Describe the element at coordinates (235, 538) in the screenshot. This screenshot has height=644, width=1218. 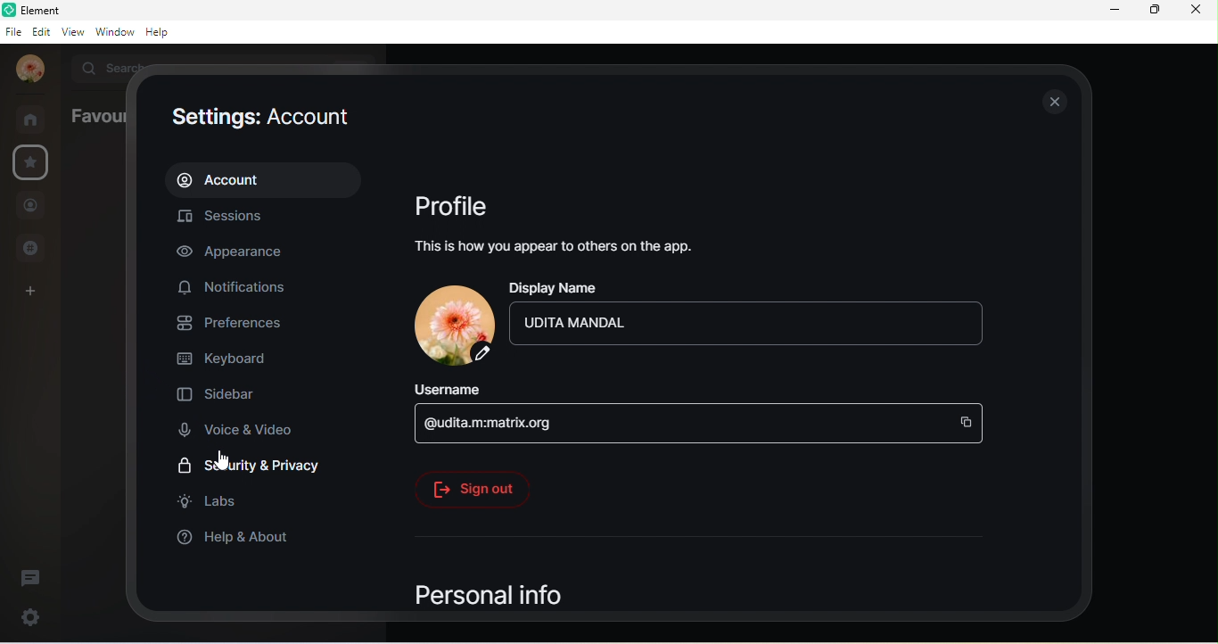
I see `help and about` at that location.